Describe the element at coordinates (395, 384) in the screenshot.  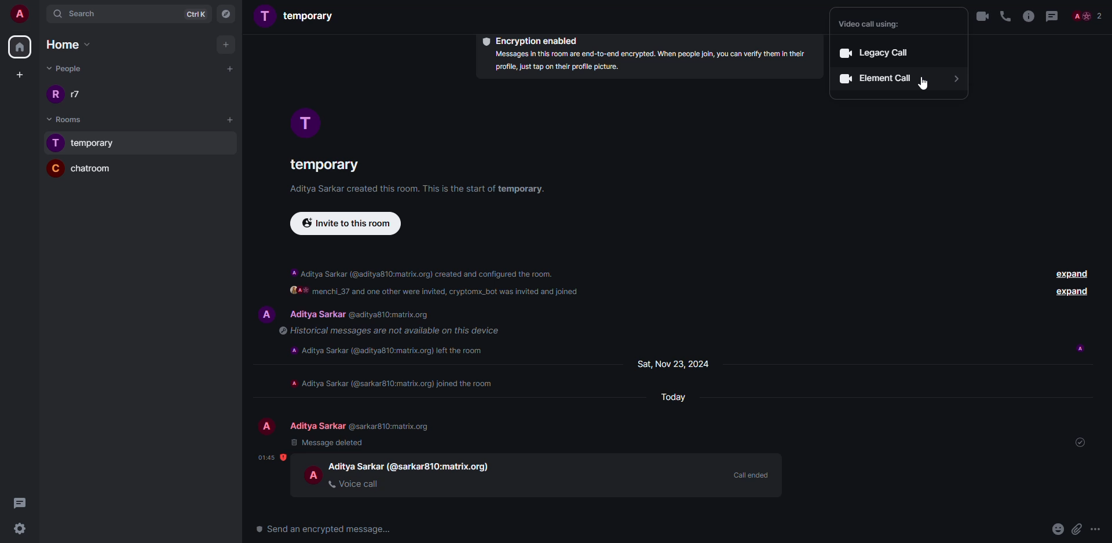
I see `info` at that location.